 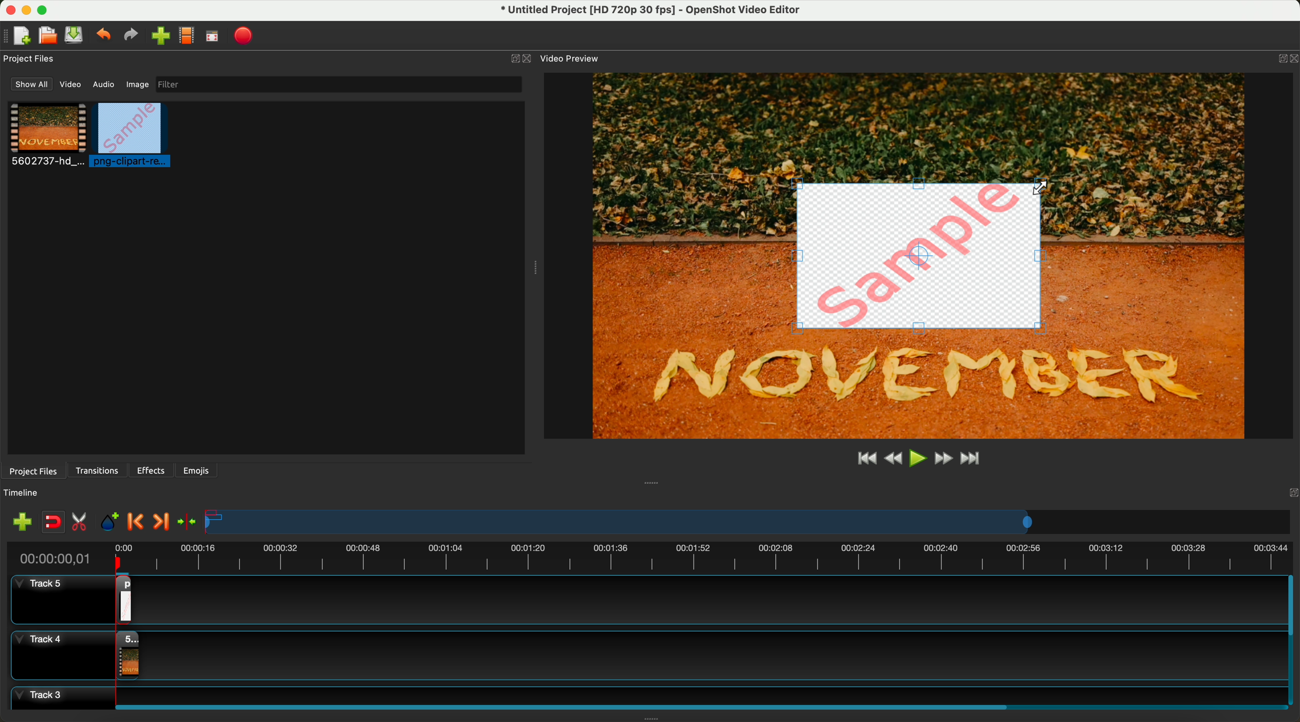 I want to click on Window Expanding, so click(x=652, y=718).